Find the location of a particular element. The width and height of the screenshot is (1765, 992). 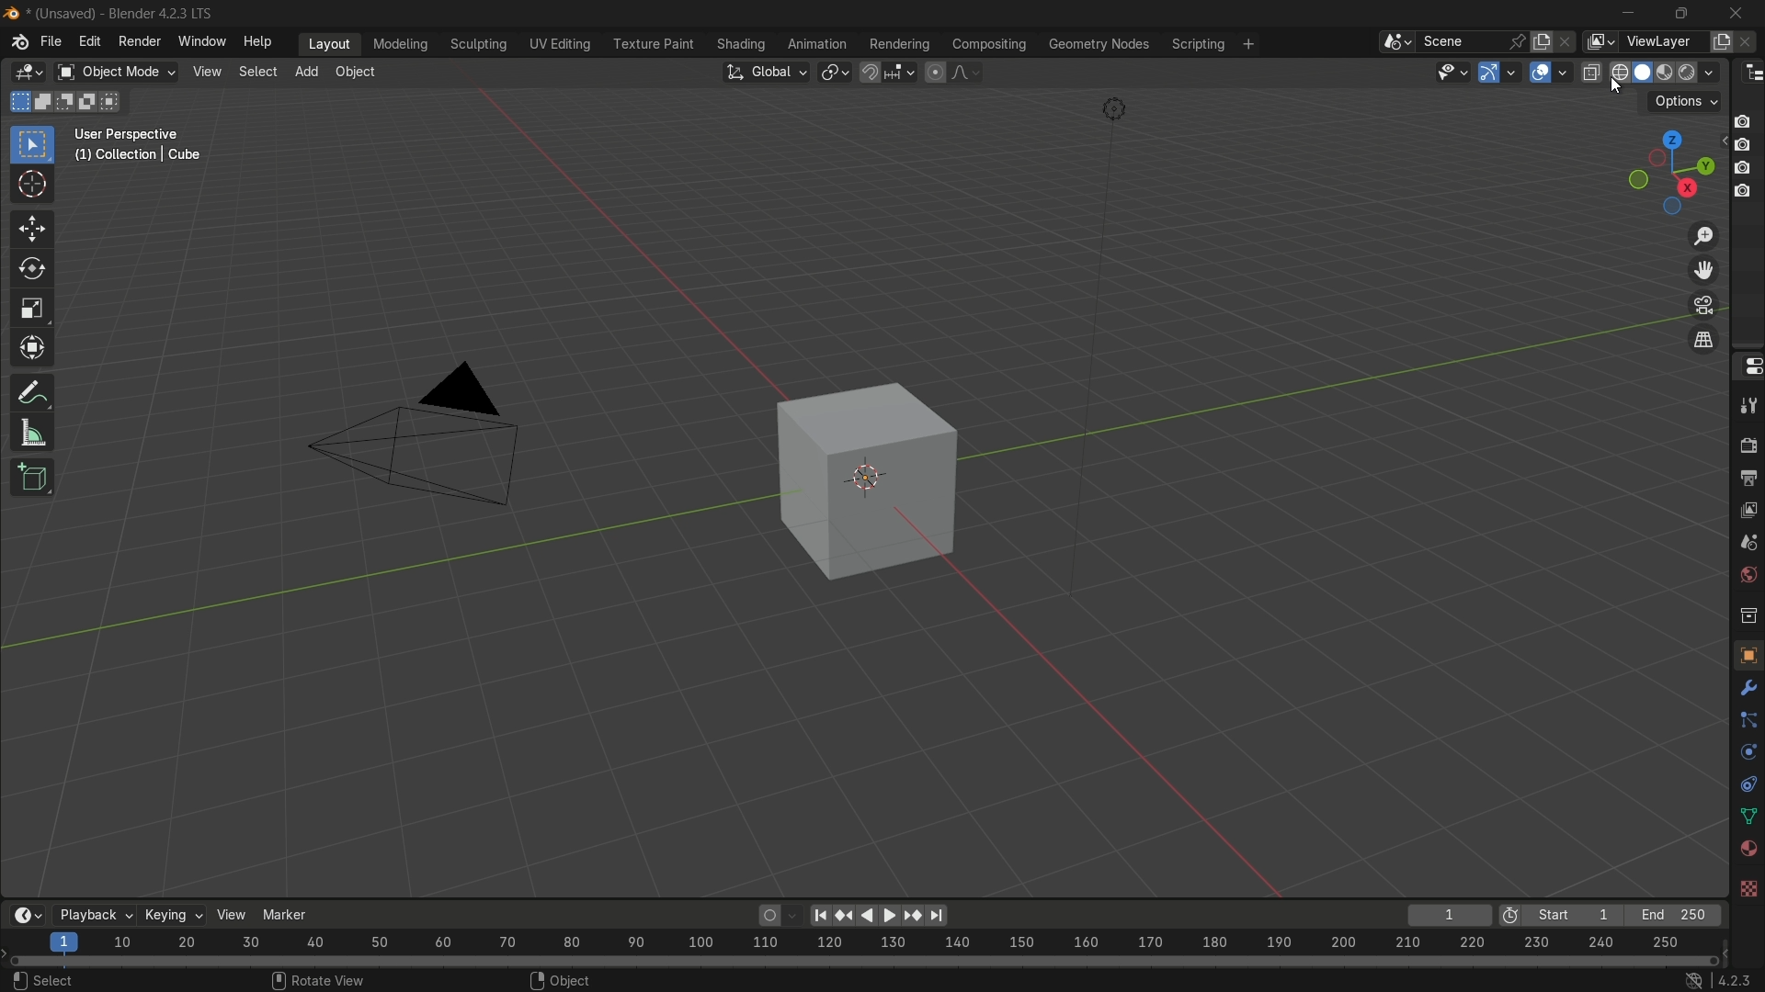

add cube is located at coordinates (32, 481).